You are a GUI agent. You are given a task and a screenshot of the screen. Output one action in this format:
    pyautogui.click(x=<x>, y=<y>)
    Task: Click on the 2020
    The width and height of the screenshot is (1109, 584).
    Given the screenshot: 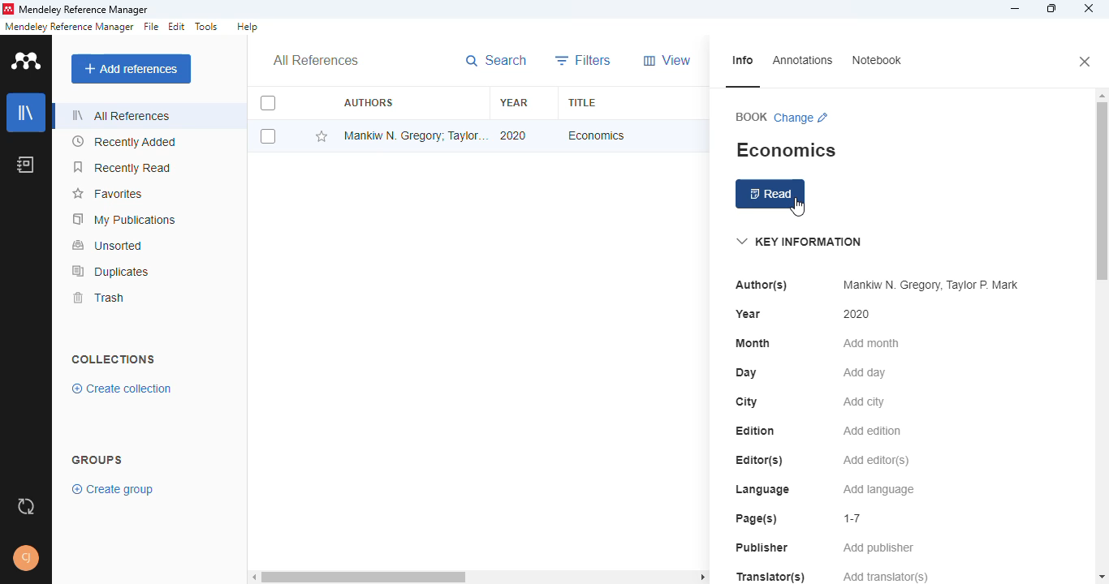 What is the action you would take?
    pyautogui.click(x=513, y=135)
    